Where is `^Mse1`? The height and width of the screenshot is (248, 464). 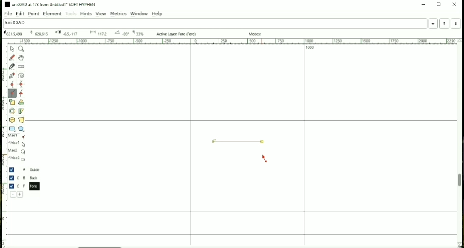
^Mse1 is located at coordinates (18, 144).